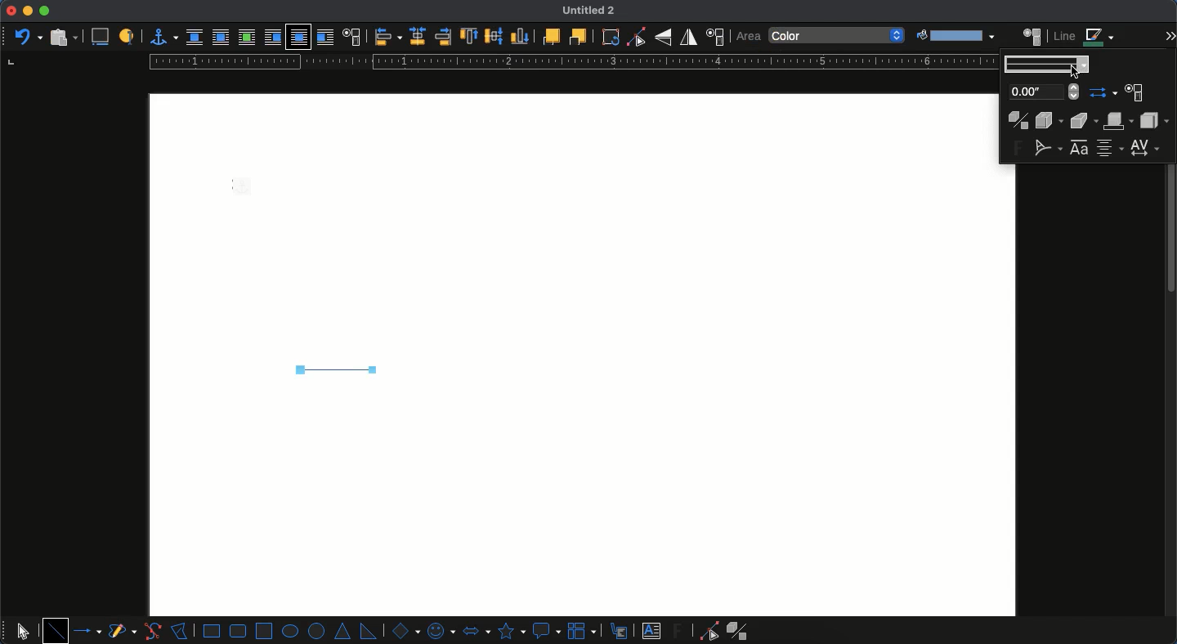  Describe the element at coordinates (1017, 121) in the screenshot. I see `Toggle extrusion` at that location.